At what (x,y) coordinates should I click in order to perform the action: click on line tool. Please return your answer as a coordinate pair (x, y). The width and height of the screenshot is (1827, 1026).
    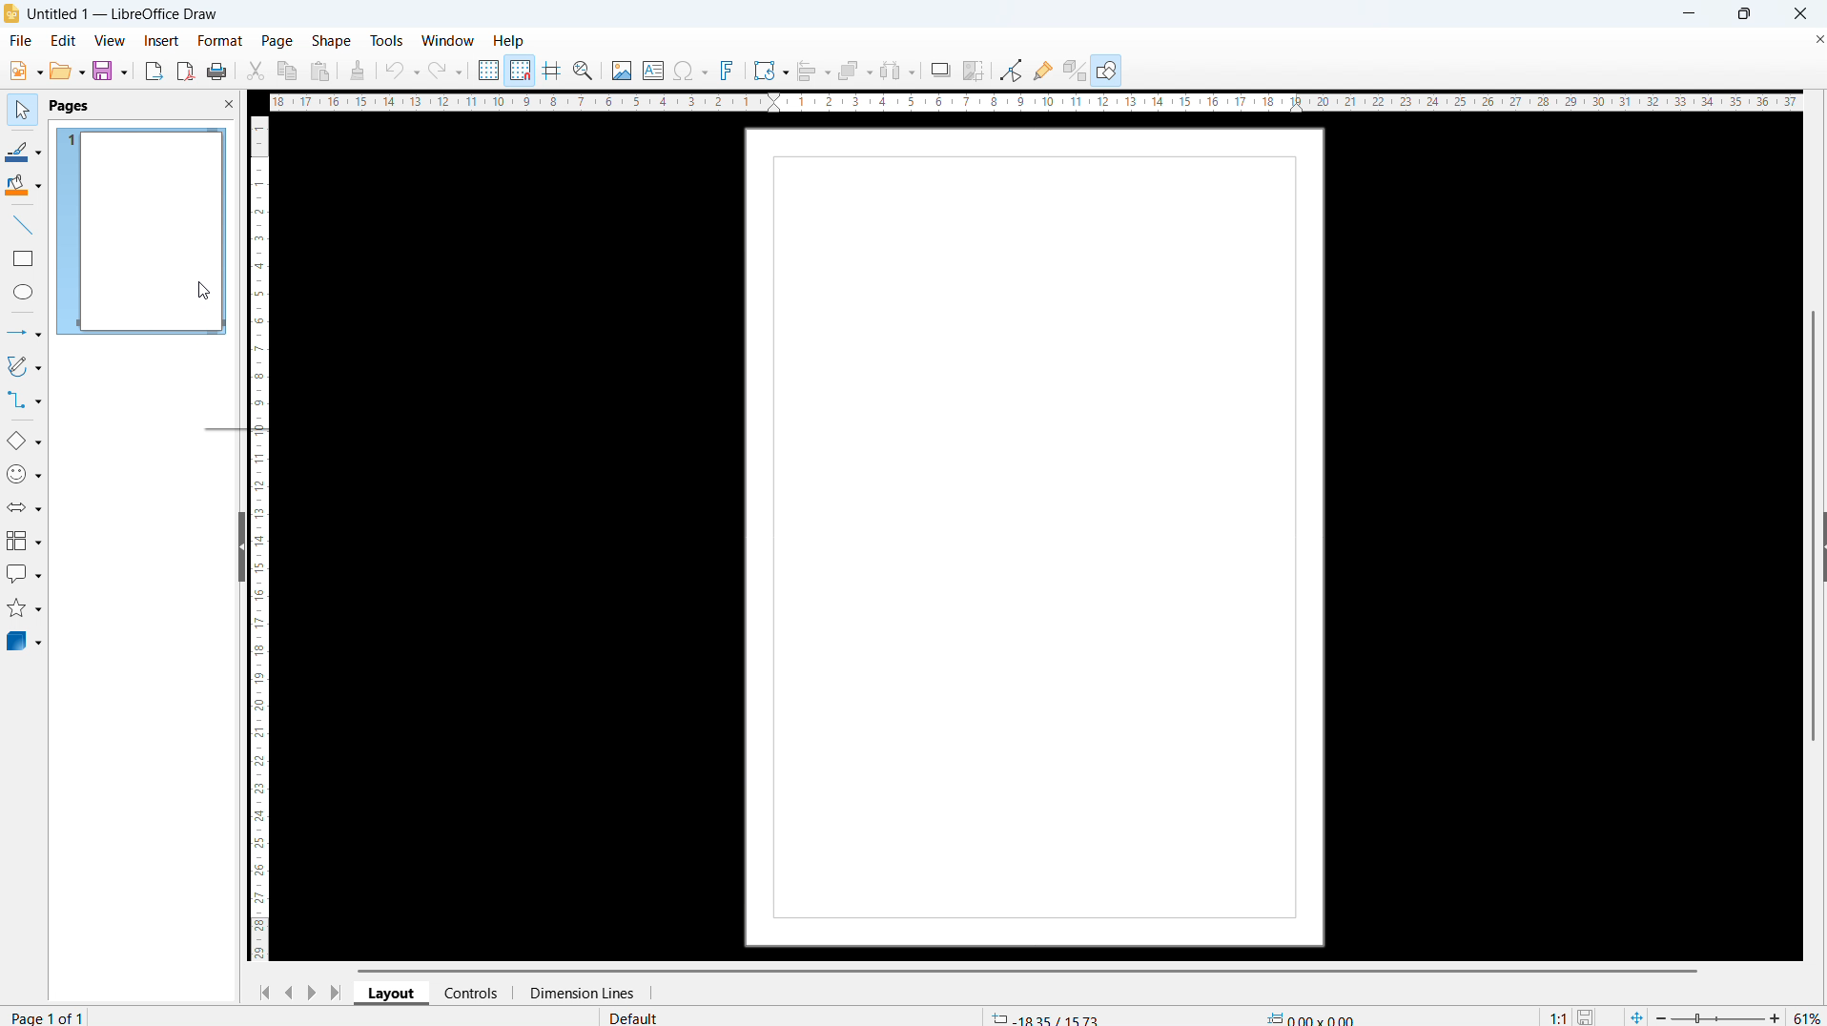
    Looking at the image, I should click on (23, 225).